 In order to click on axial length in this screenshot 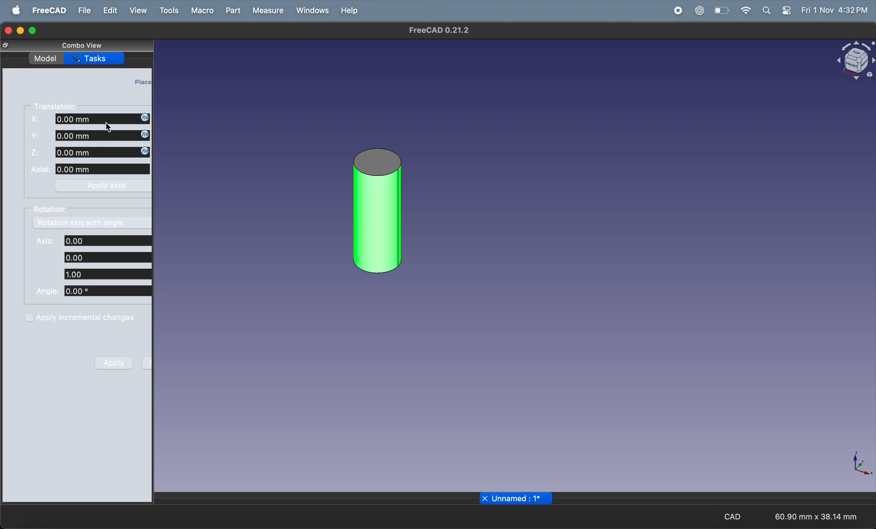, I will do `click(104, 169)`.